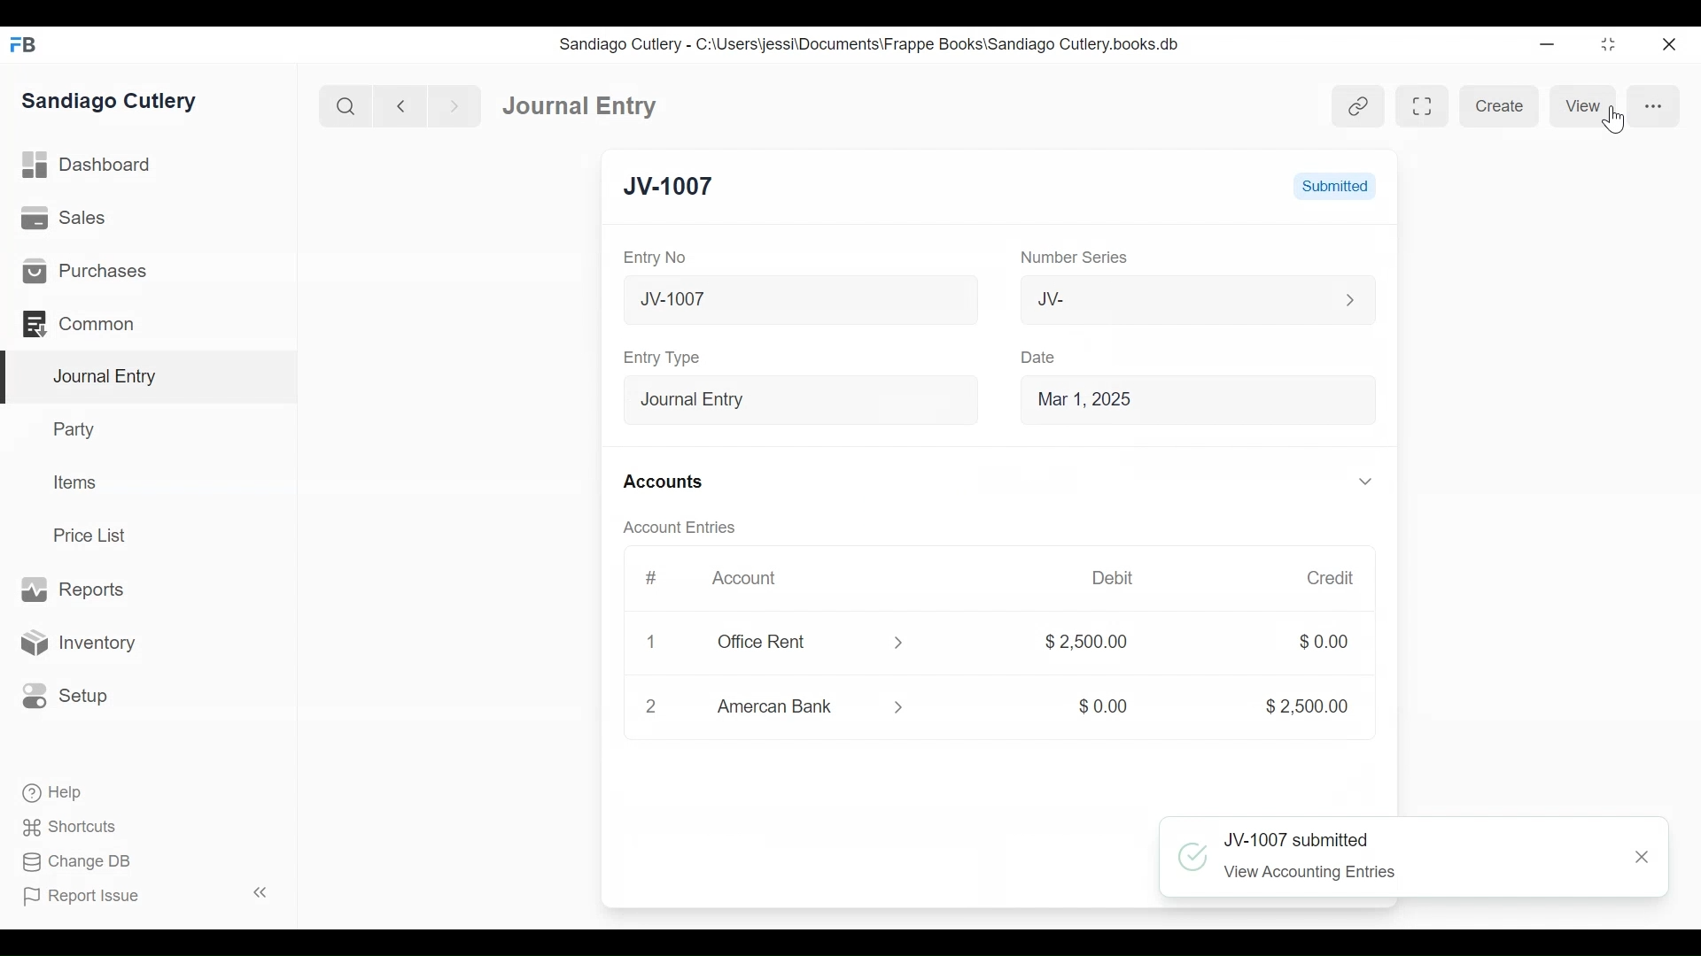  Describe the element at coordinates (1189, 398) in the screenshot. I see `Mar 1, 2025` at that location.